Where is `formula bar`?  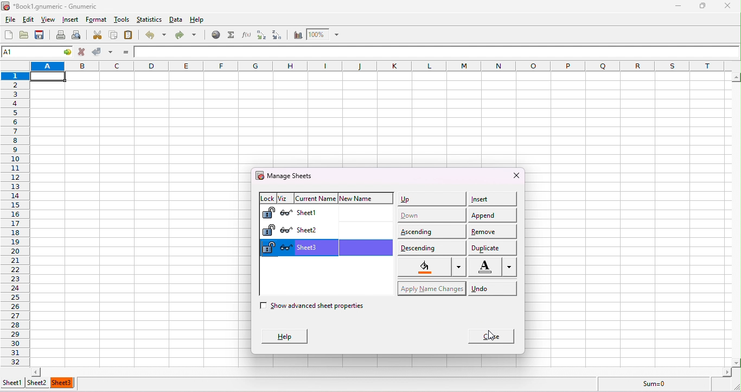 formula bar is located at coordinates (437, 52).